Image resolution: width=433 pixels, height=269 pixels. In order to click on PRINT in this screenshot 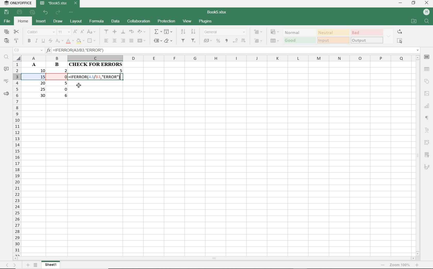, I will do `click(20, 12)`.